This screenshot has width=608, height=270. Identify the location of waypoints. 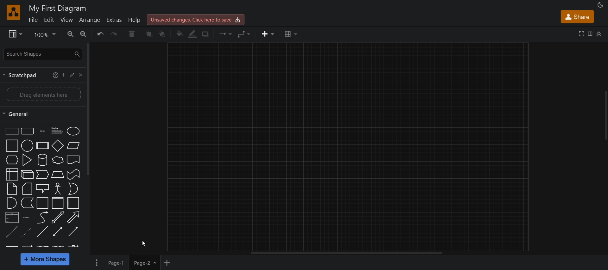
(245, 34).